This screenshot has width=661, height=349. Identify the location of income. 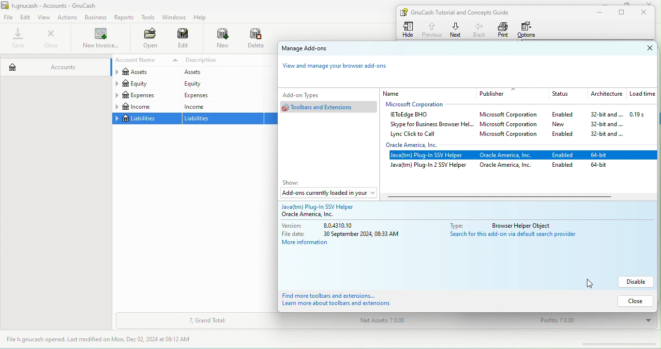
(222, 106).